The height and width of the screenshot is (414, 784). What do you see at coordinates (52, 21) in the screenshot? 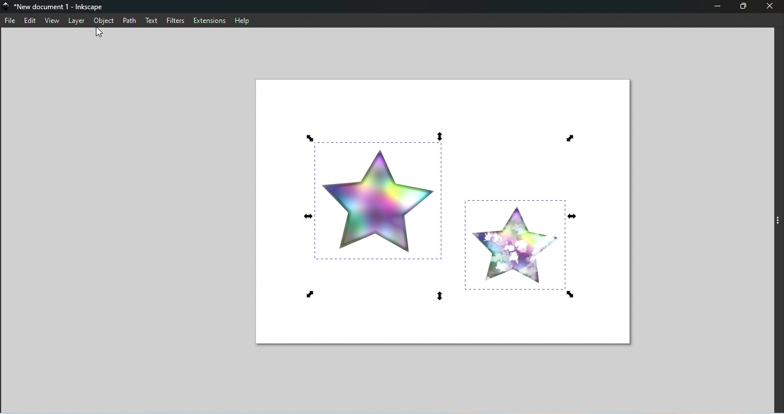
I see `View` at bounding box center [52, 21].